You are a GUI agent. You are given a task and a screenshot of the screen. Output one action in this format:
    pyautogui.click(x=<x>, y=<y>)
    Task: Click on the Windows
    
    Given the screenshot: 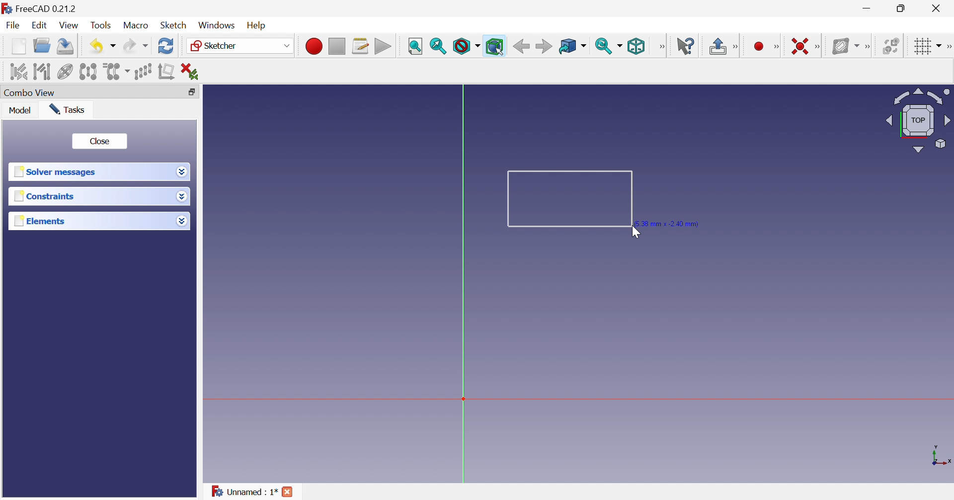 What is the action you would take?
    pyautogui.click(x=216, y=26)
    